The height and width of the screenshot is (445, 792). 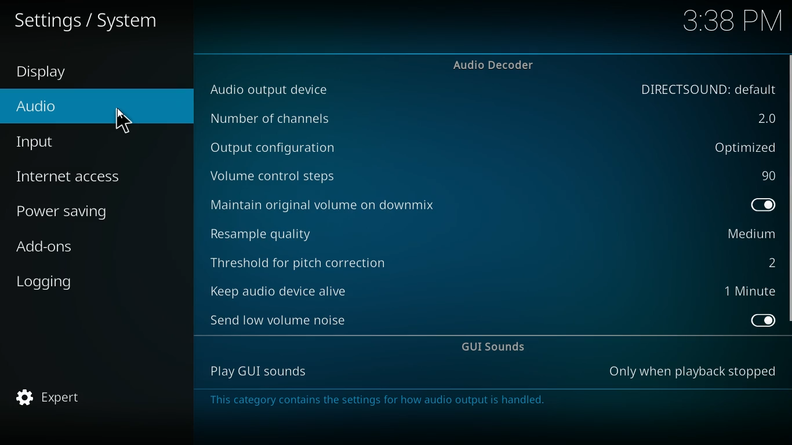 I want to click on add-ons, so click(x=83, y=249).